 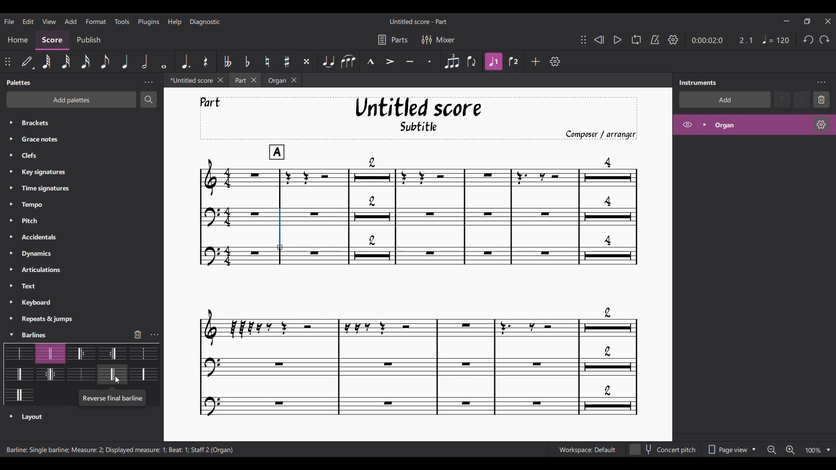 What do you see at coordinates (148, 100) in the screenshot?
I see `Search` at bounding box center [148, 100].